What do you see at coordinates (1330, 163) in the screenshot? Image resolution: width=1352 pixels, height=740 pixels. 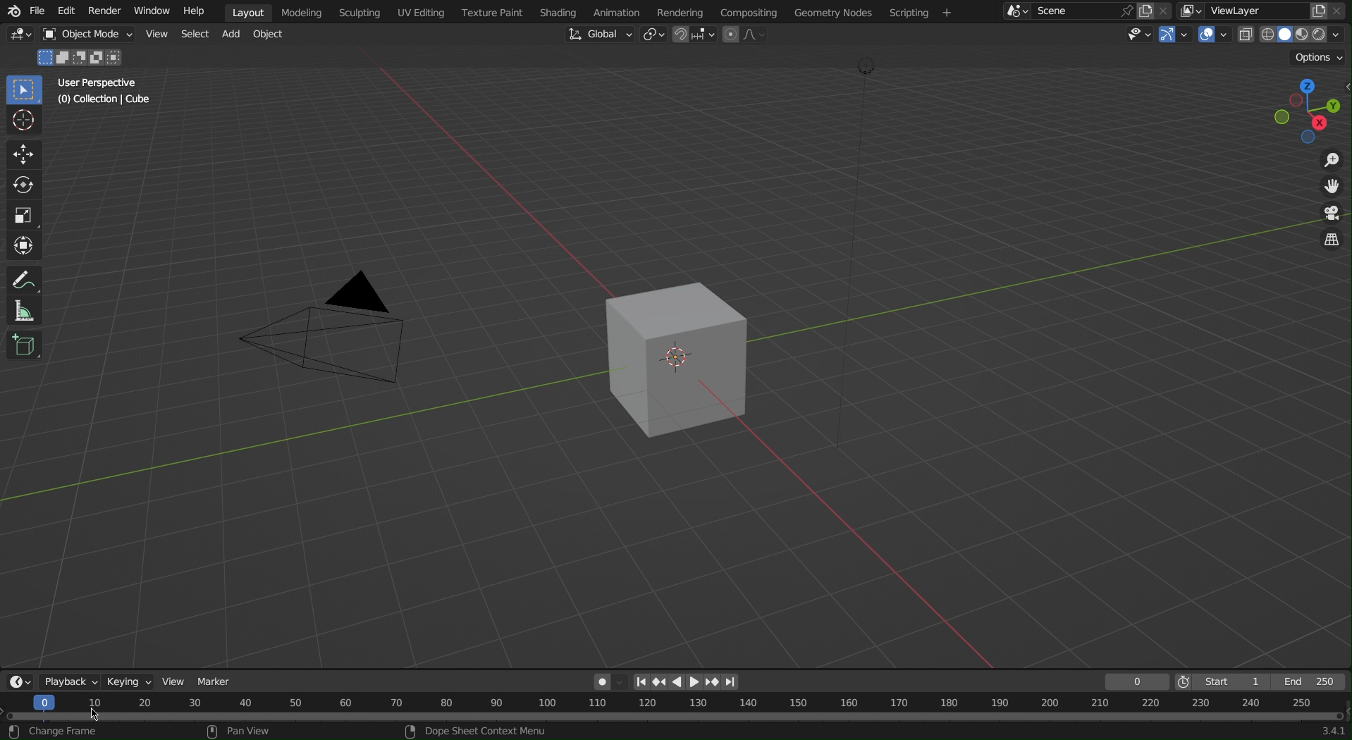 I see `Zoom` at bounding box center [1330, 163].